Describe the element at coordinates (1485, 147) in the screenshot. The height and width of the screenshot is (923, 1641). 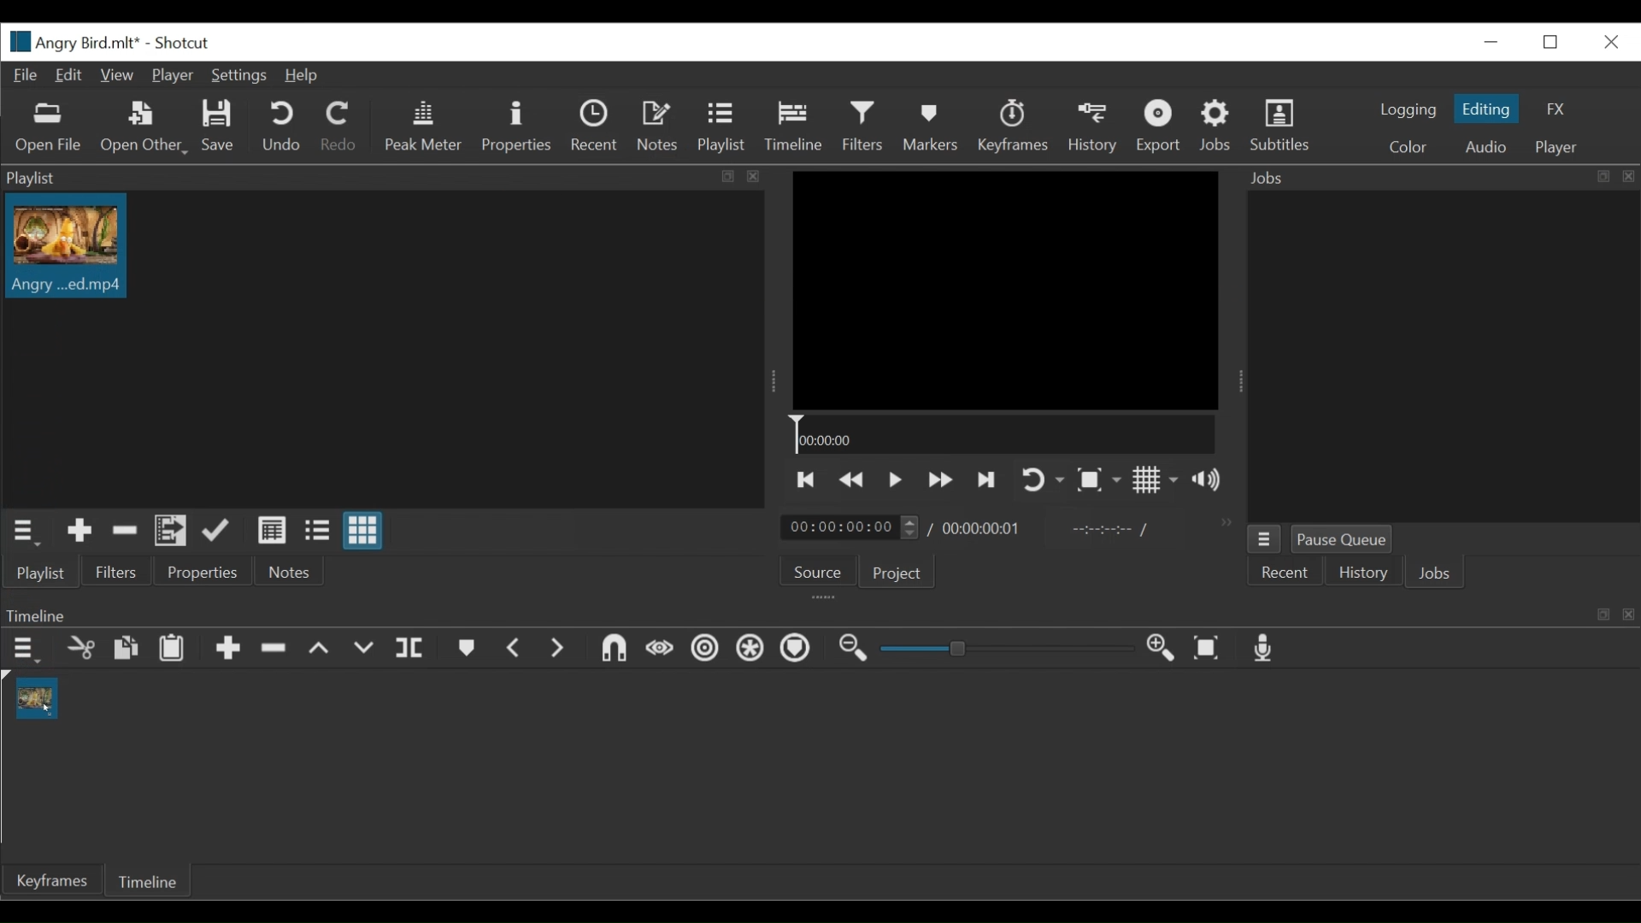
I see `Audio` at that location.